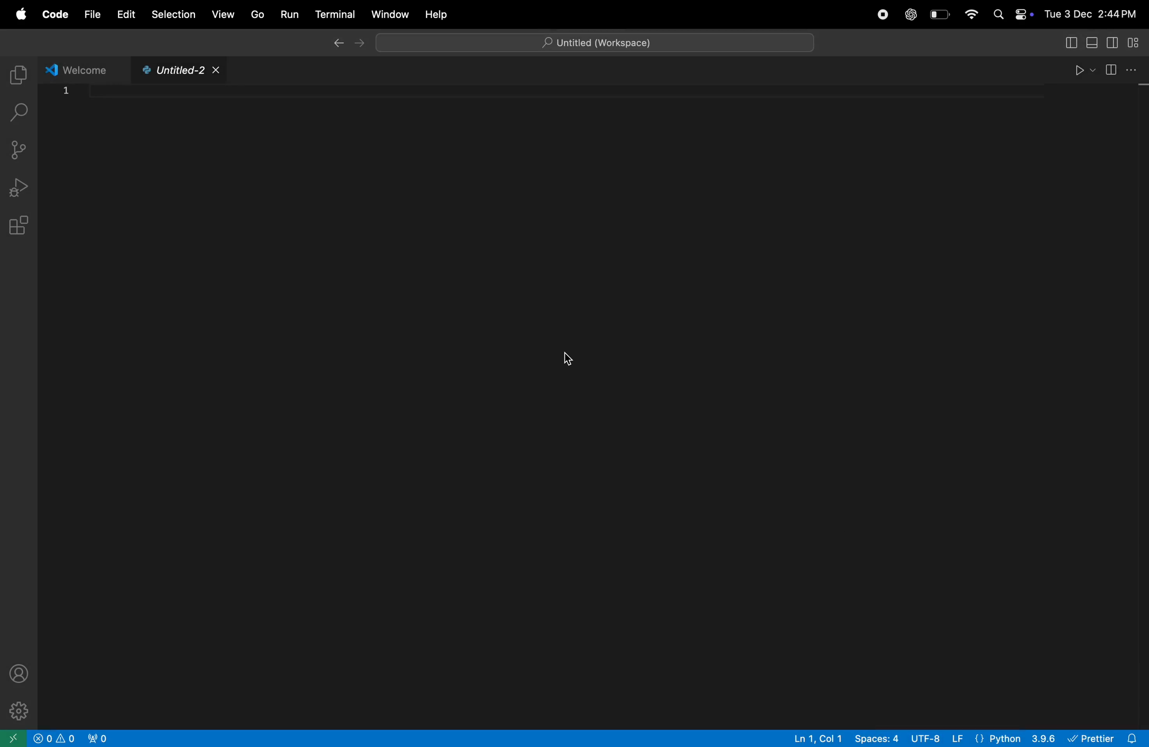  Describe the element at coordinates (568, 359) in the screenshot. I see `cursor` at that location.